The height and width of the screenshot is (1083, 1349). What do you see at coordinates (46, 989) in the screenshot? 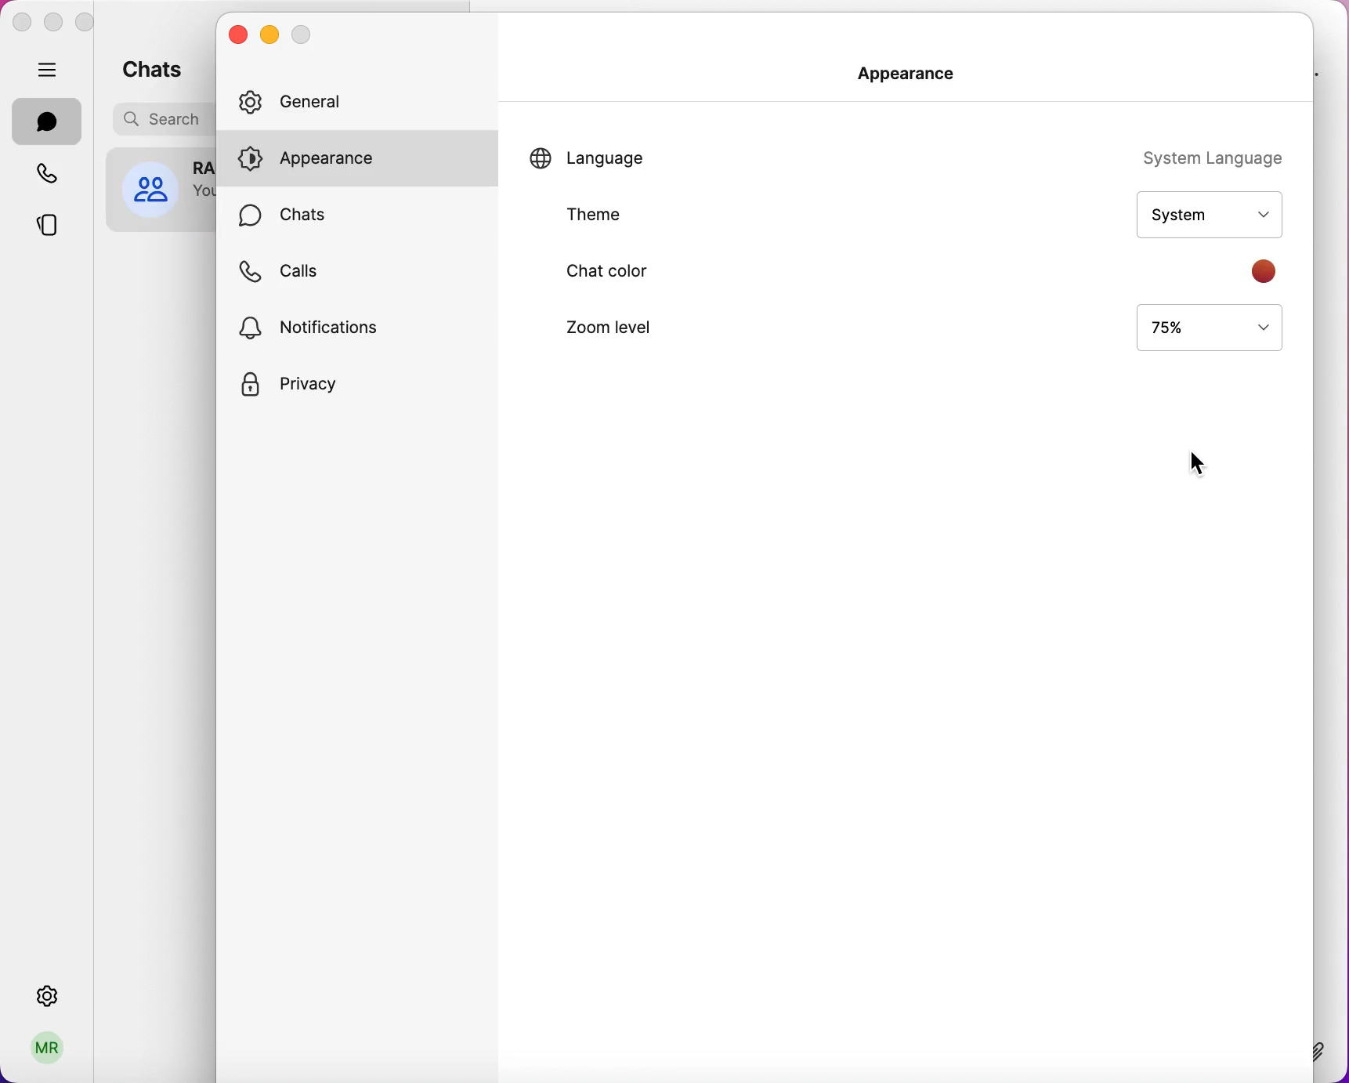
I see `settings` at bounding box center [46, 989].